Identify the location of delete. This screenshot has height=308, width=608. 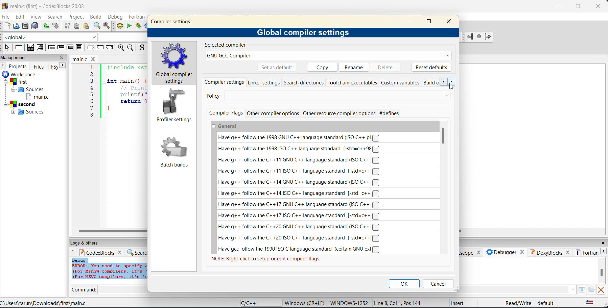
(388, 67).